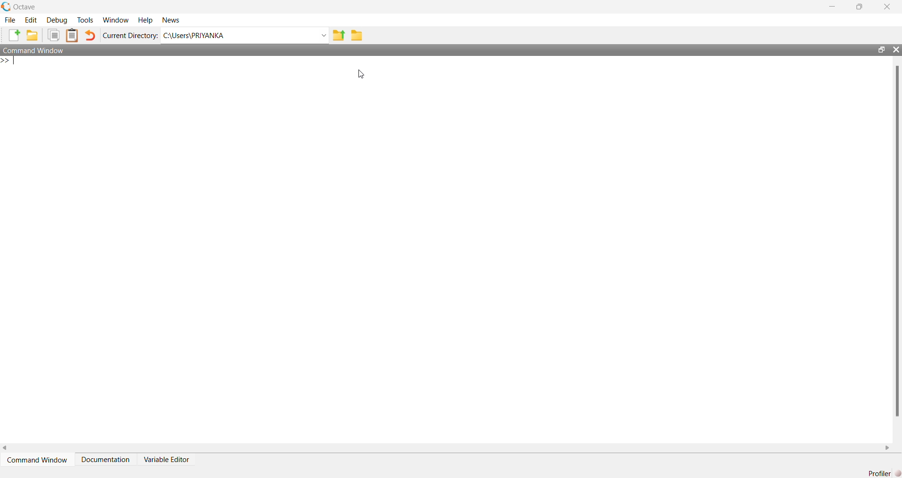 The width and height of the screenshot is (902, 478). I want to click on Octave, so click(24, 7).